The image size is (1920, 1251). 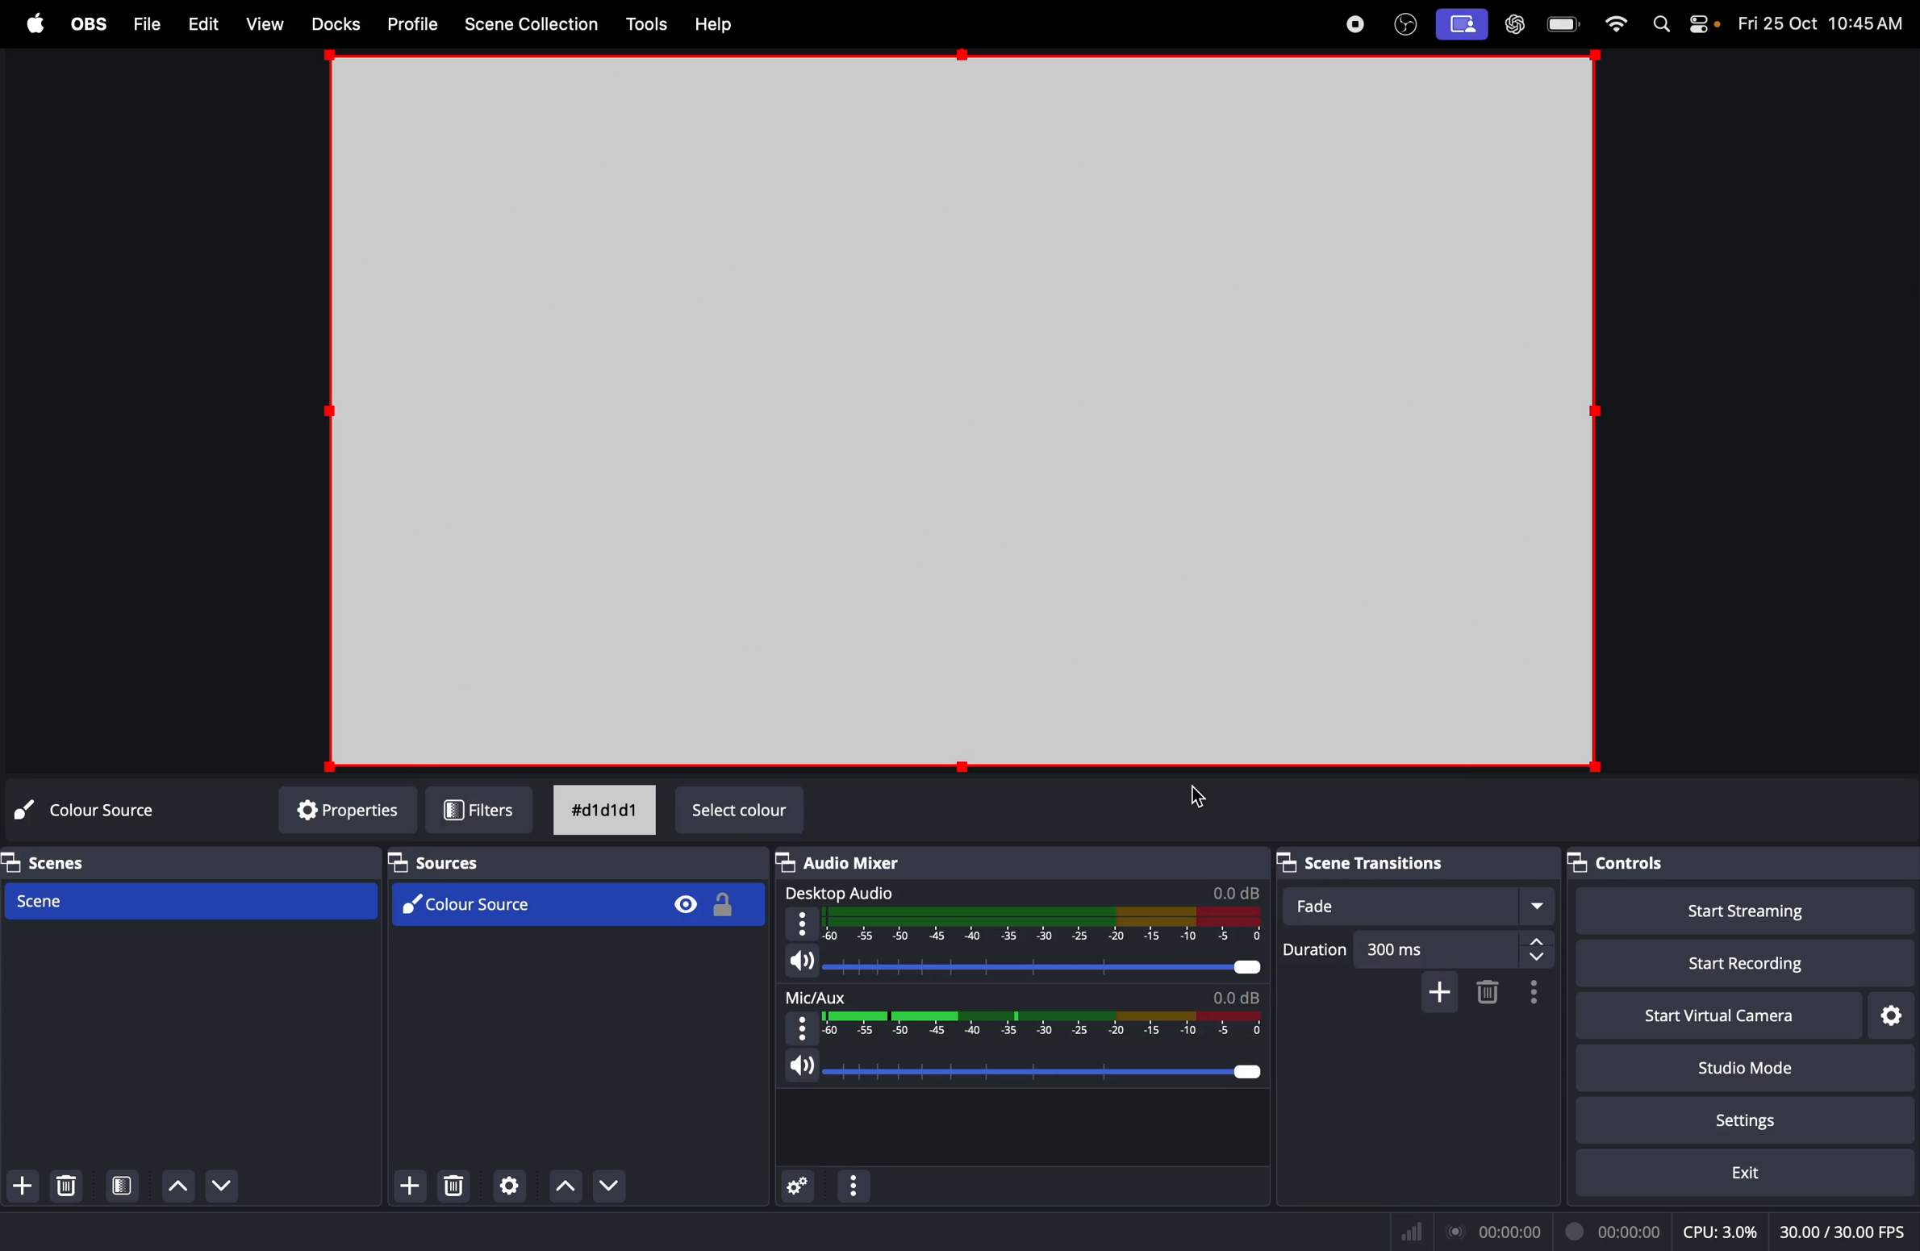 I want to click on fade, so click(x=1424, y=906).